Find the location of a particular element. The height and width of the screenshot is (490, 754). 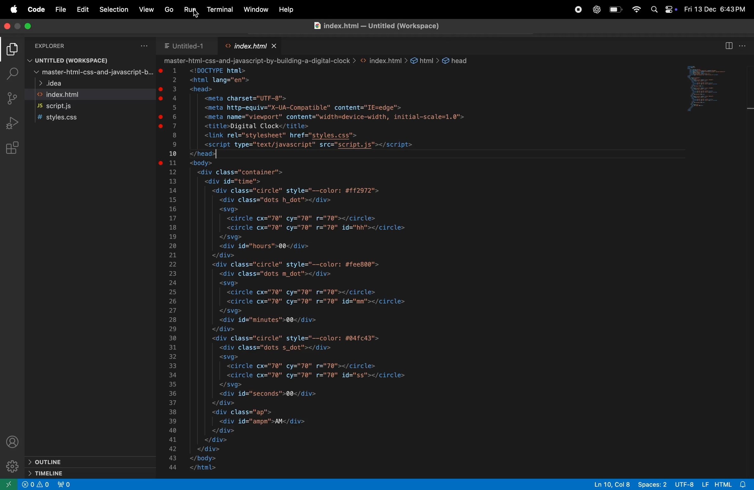

untitled work space is located at coordinates (68, 60).